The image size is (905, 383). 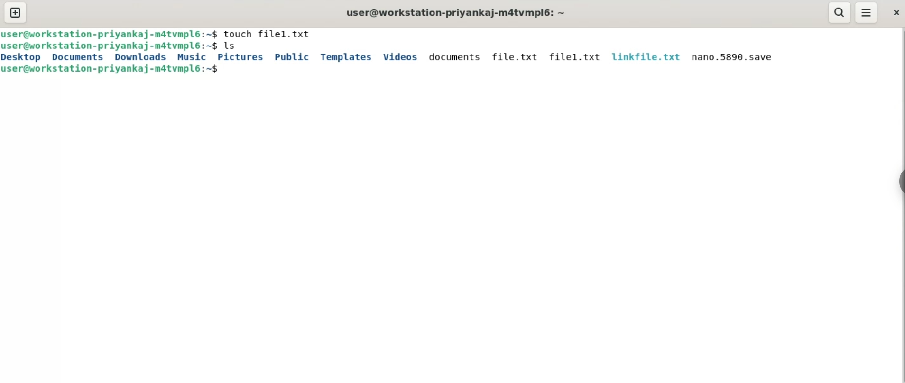 I want to click on documents, so click(x=454, y=56).